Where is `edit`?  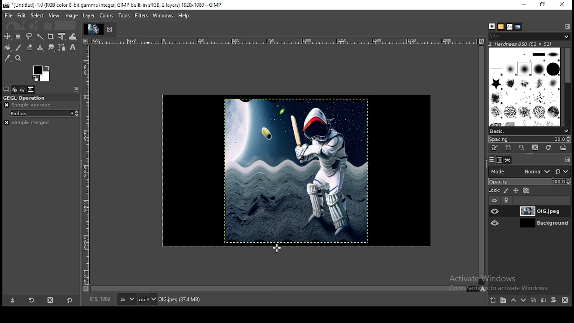
edit is located at coordinates (22, 15).